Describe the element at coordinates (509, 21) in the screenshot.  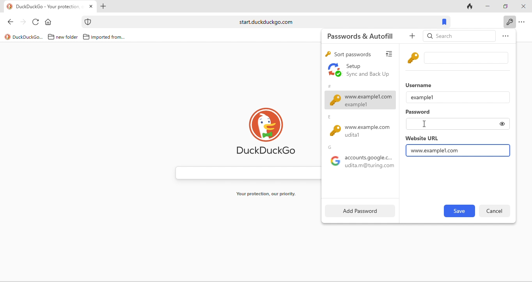
I see `key icon to show passwords and auto fills when clicked` at that location.